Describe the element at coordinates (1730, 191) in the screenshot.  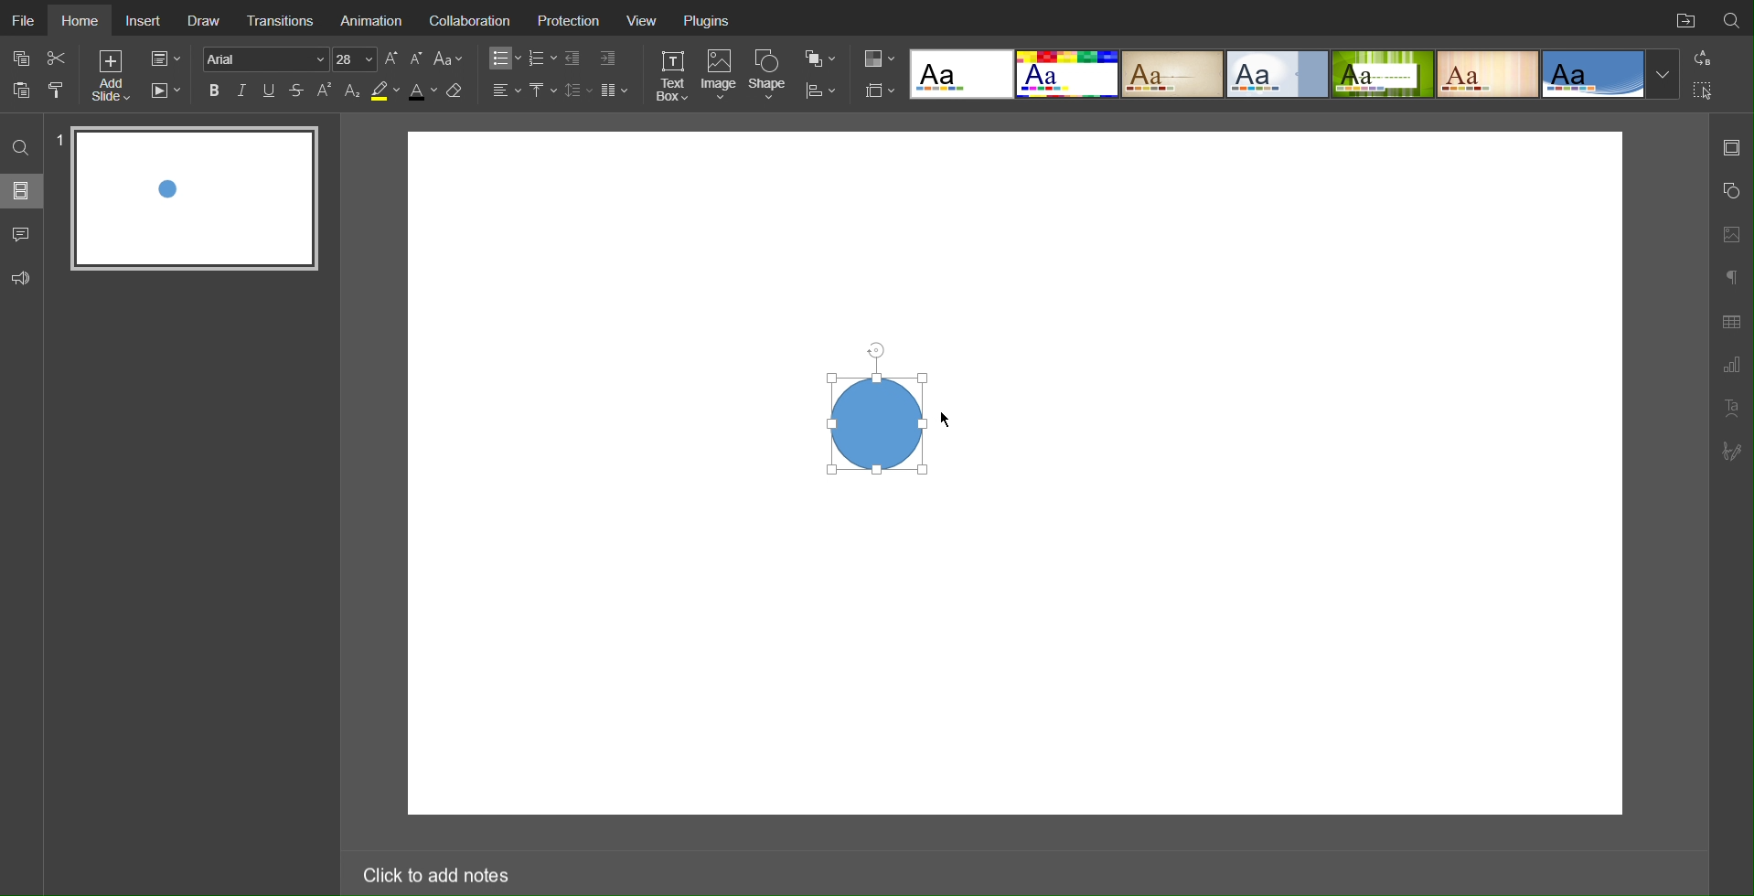
I see `Shape Settings` at that location.